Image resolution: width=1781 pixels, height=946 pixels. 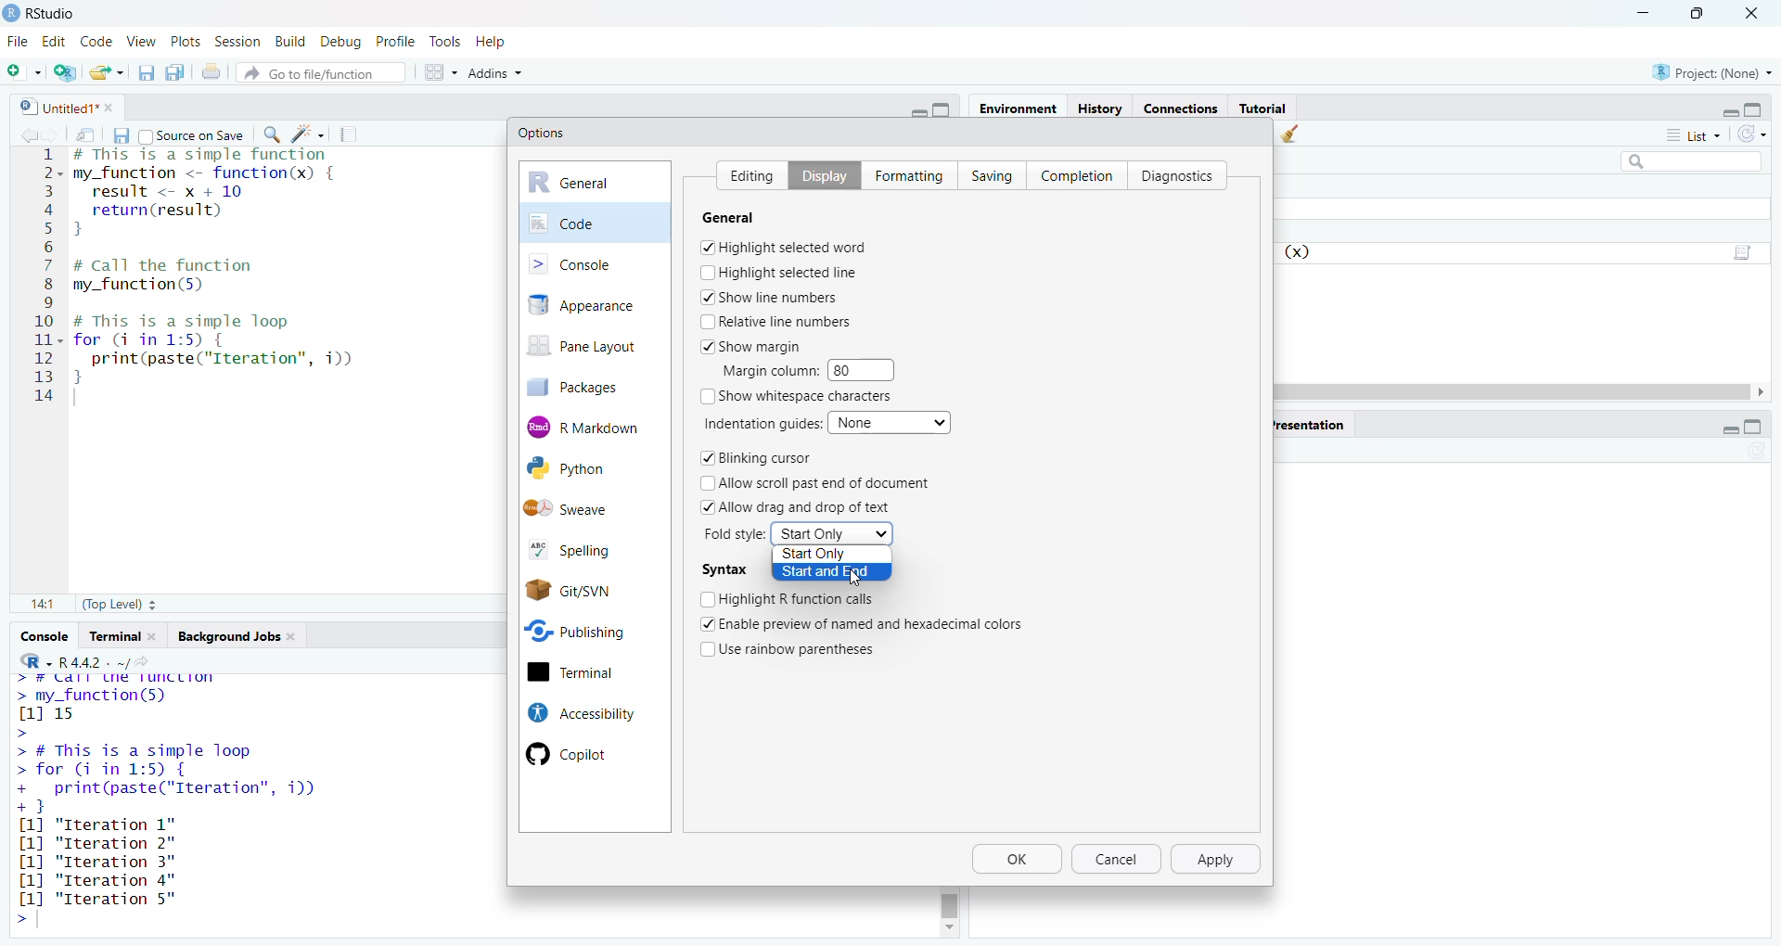 What do you see at coordinates (737, 534) in the screenshot?
I see `font style` at bounding box center [737, 534].